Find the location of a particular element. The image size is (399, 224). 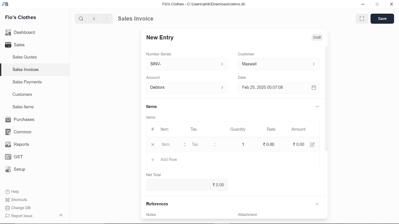

‘Number Series is located at coordinates (159, 54).